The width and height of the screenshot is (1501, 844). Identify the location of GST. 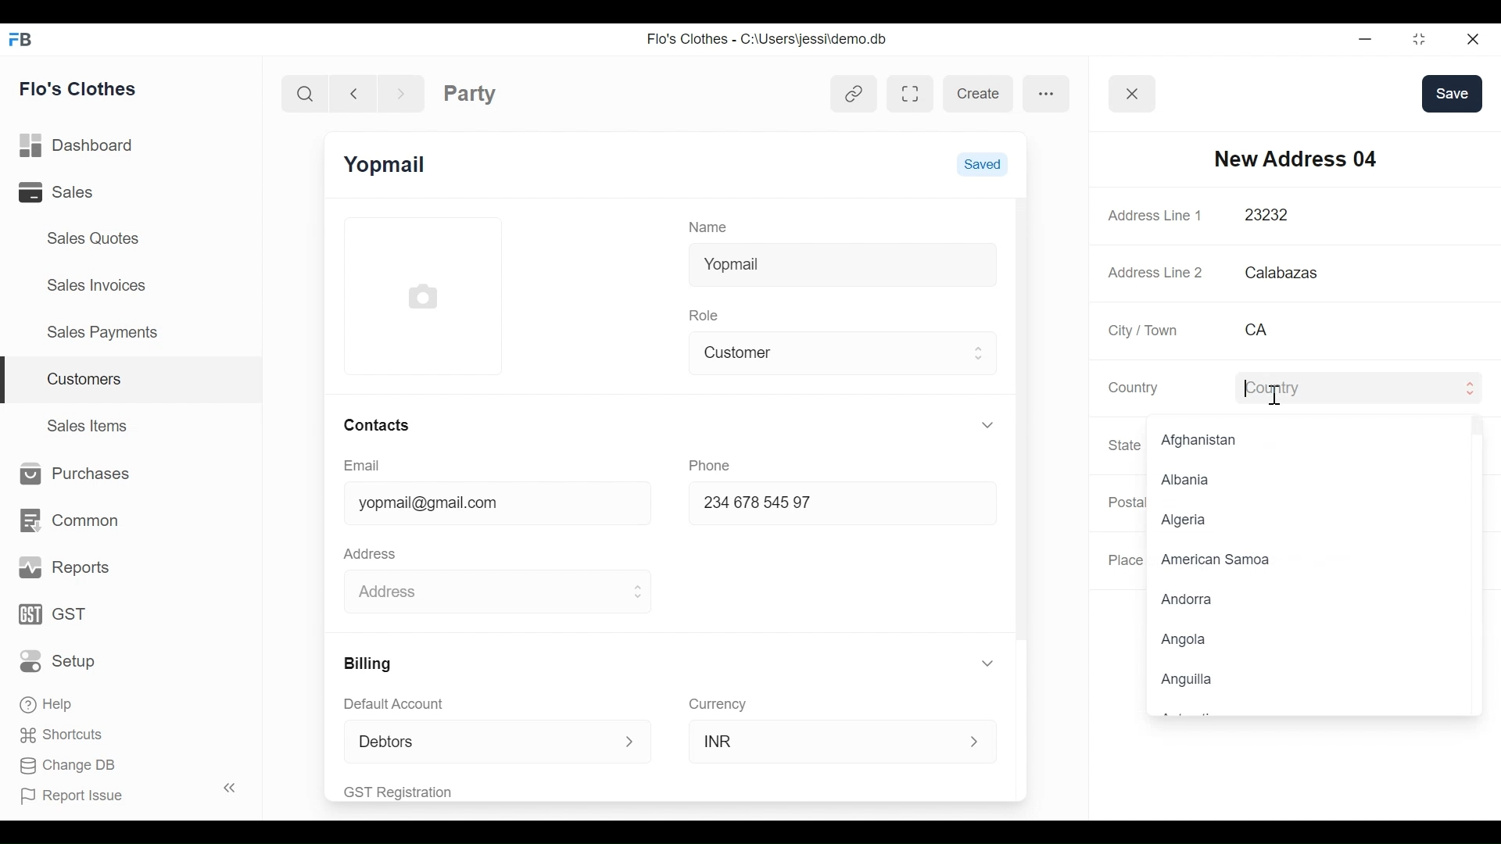
(55, 616).